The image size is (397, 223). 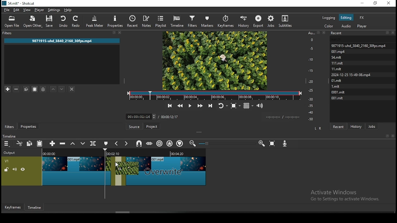 What do you see at coordinates (43, 89) in the screenshot?
I see `save filter set` at bounding box center [43, 89].